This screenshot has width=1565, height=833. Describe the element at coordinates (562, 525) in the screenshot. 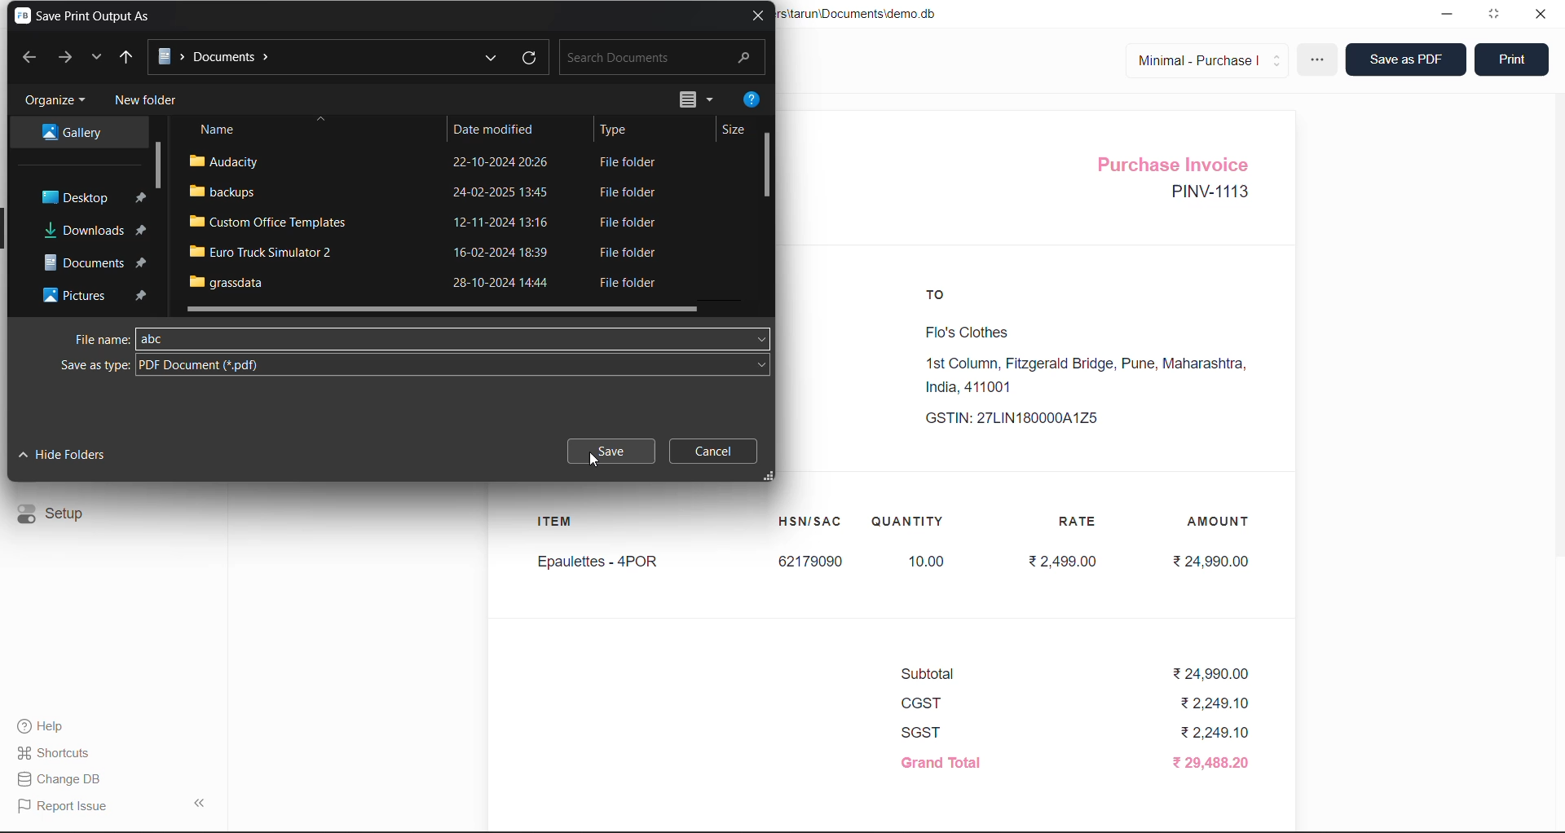

I see `ITEM` at that location.